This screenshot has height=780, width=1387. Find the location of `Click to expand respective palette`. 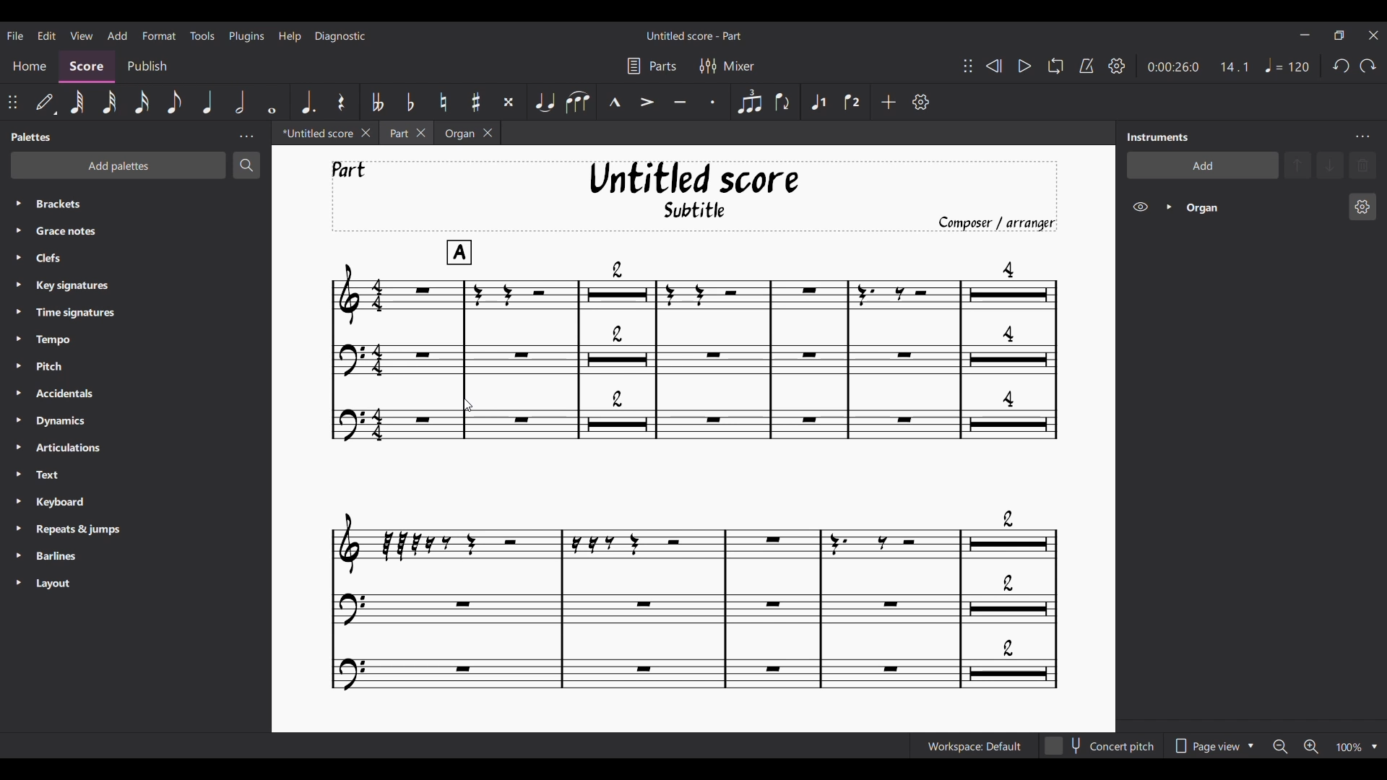

Click to expand respective palette is located at coordinates (19, 393).